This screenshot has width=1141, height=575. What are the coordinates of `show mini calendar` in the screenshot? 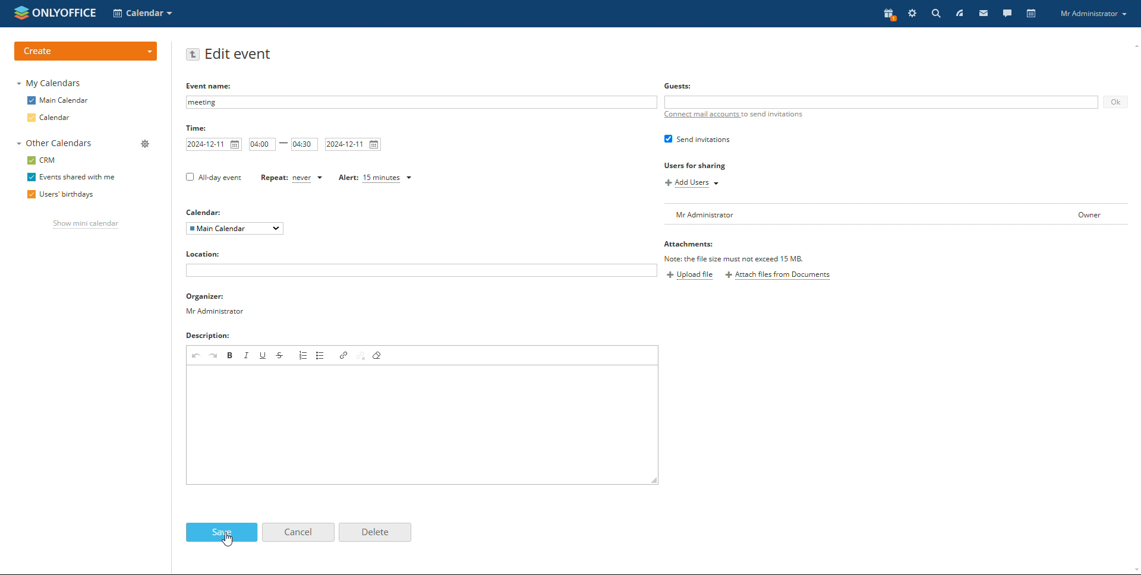 It's located at (87, 225).